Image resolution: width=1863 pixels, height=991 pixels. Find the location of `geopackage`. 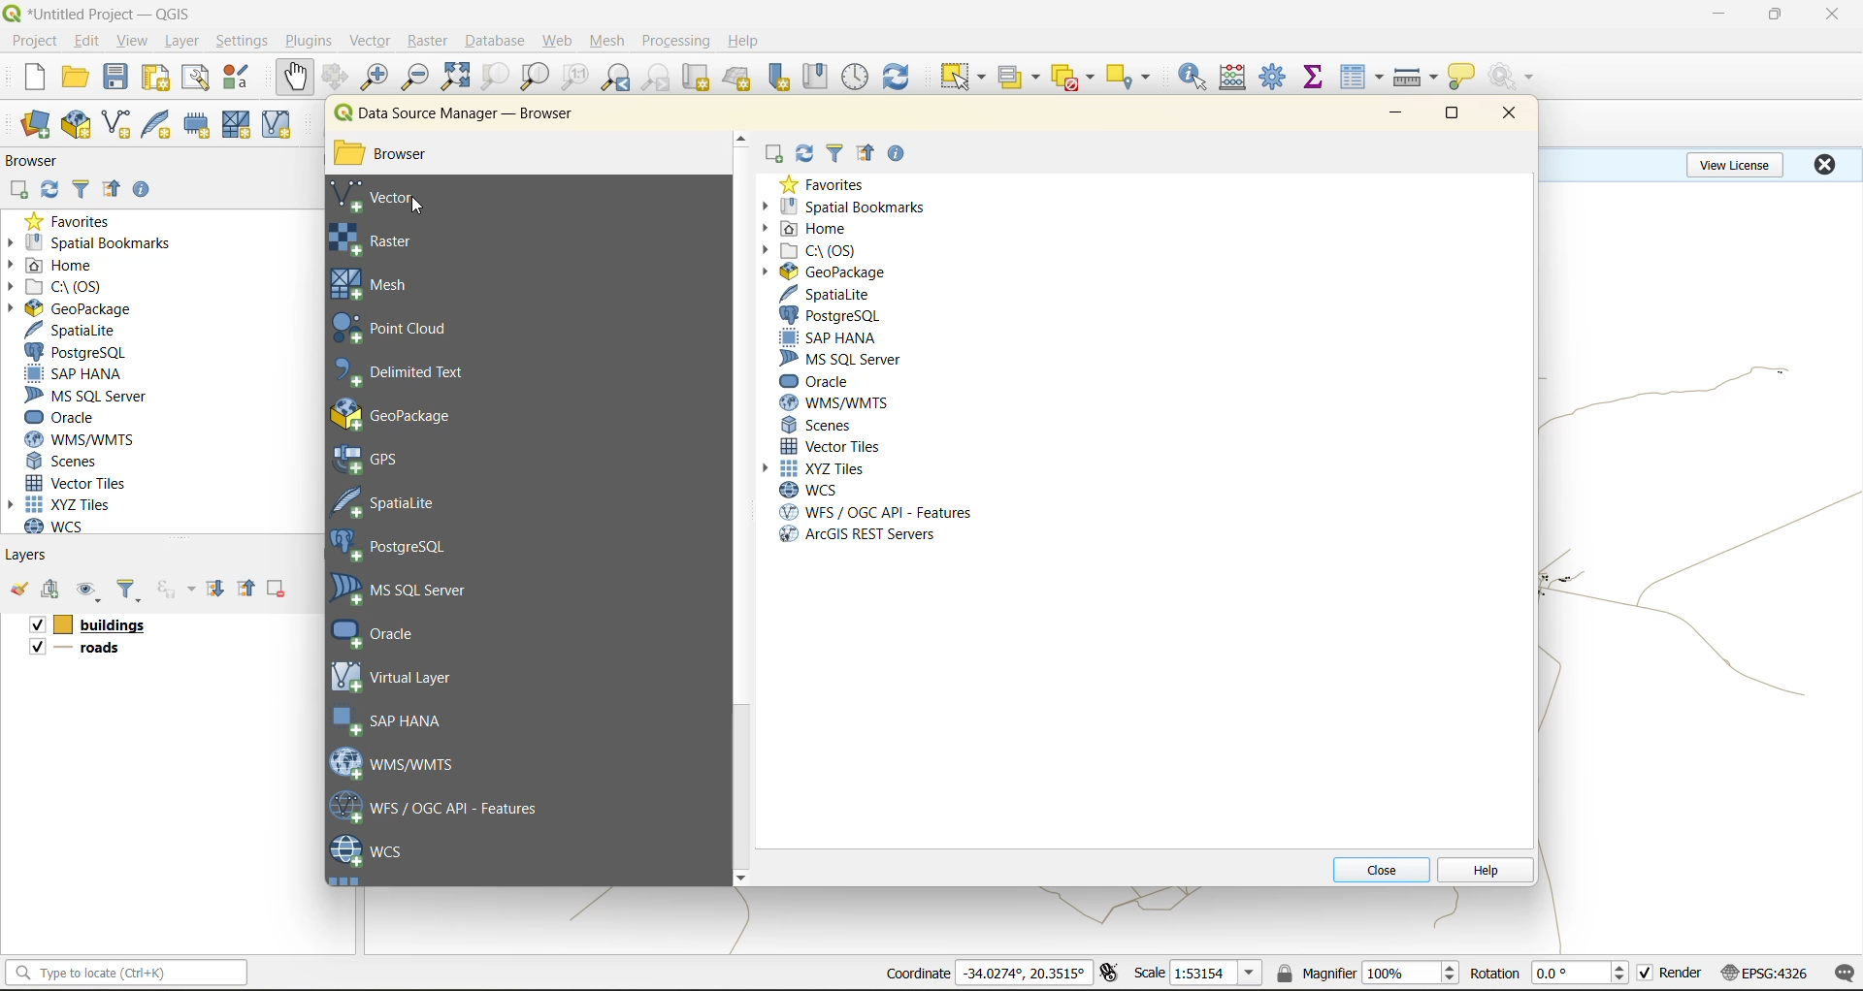

geopackage is located at coordinates (828, 273).